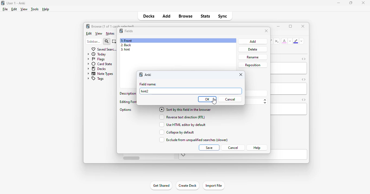  Describe the element at coordinates (148, 75) in the screenshot. I see `anki` at that location.